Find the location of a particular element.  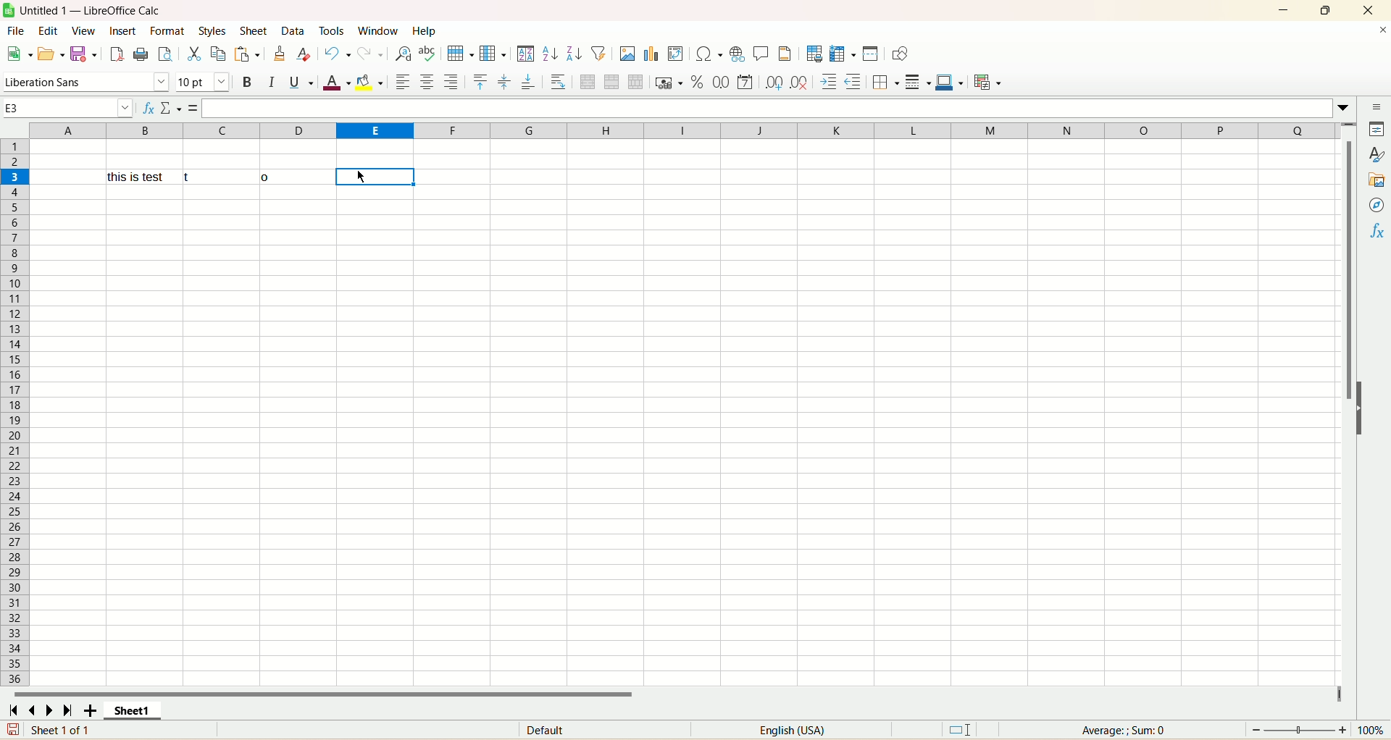

merge cells is located at coordinates (612, 83).